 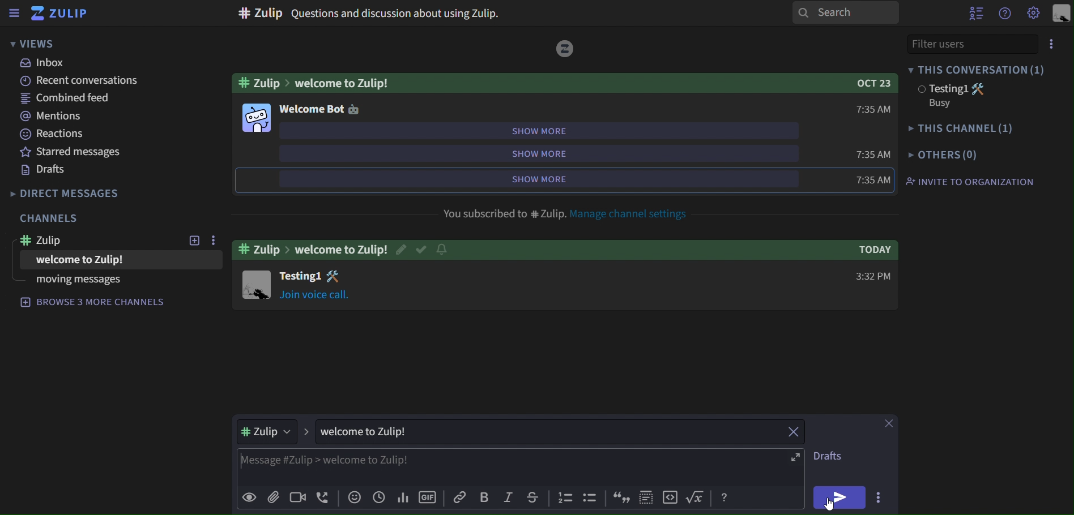 I want to click on #Zulip Questions and discussion about using Zulip., so click(x=372, y=14).